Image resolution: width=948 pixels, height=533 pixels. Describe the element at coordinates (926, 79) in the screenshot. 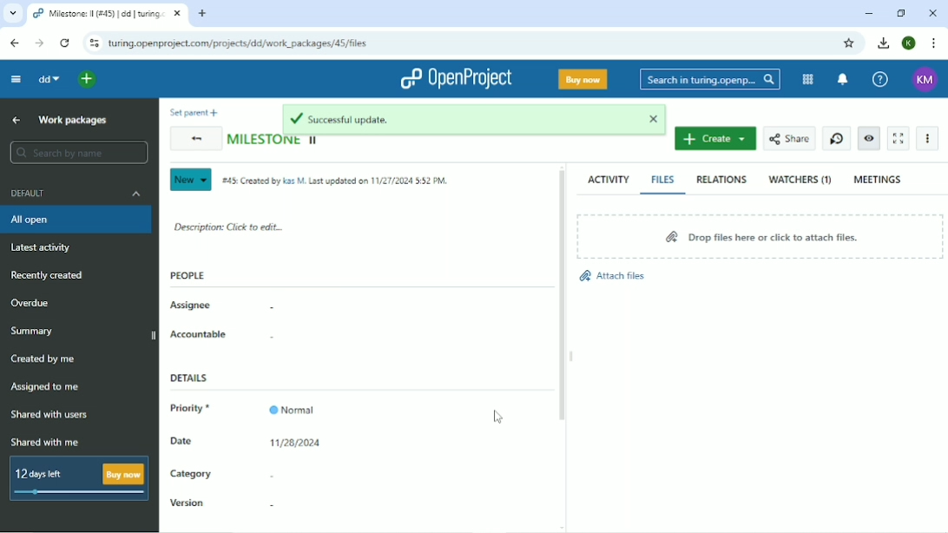

I see `KM` at that location.